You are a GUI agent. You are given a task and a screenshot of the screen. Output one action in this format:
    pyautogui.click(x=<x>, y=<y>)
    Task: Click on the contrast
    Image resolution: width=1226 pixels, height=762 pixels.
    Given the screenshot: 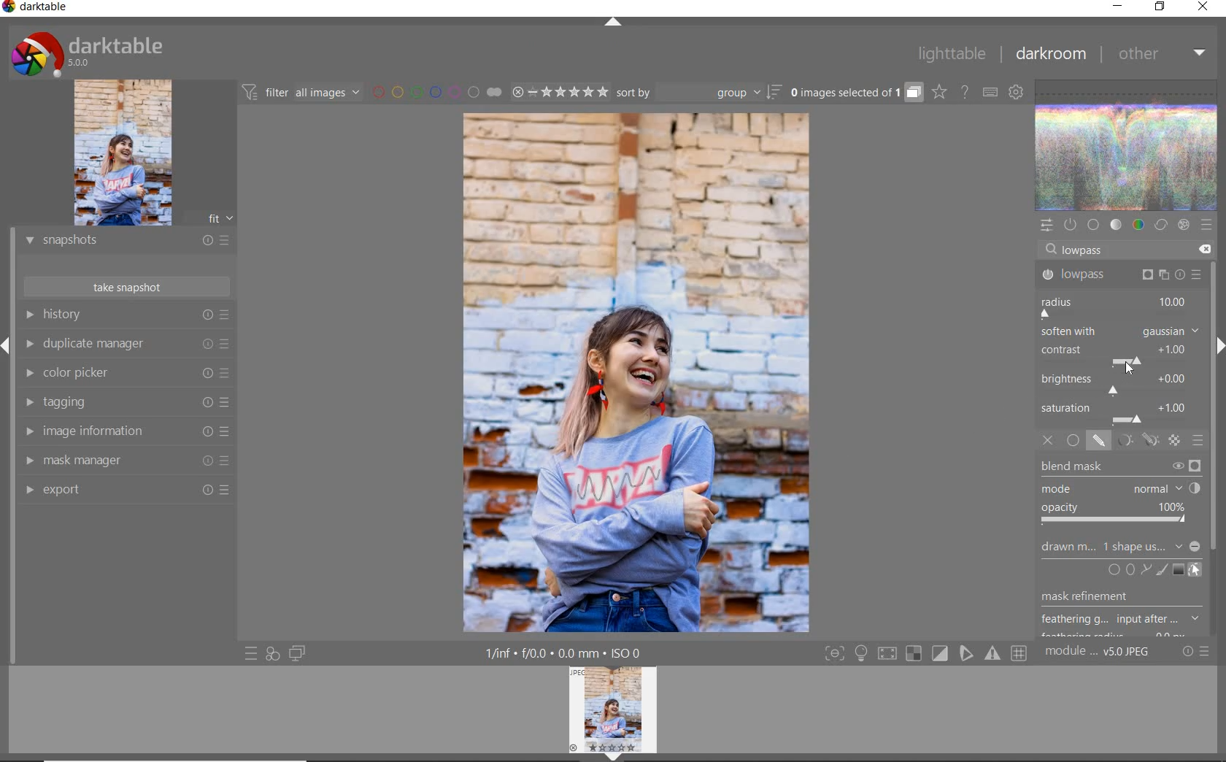 What is the action you would take?
    pyautogui.click(x=1117, y=353)
    